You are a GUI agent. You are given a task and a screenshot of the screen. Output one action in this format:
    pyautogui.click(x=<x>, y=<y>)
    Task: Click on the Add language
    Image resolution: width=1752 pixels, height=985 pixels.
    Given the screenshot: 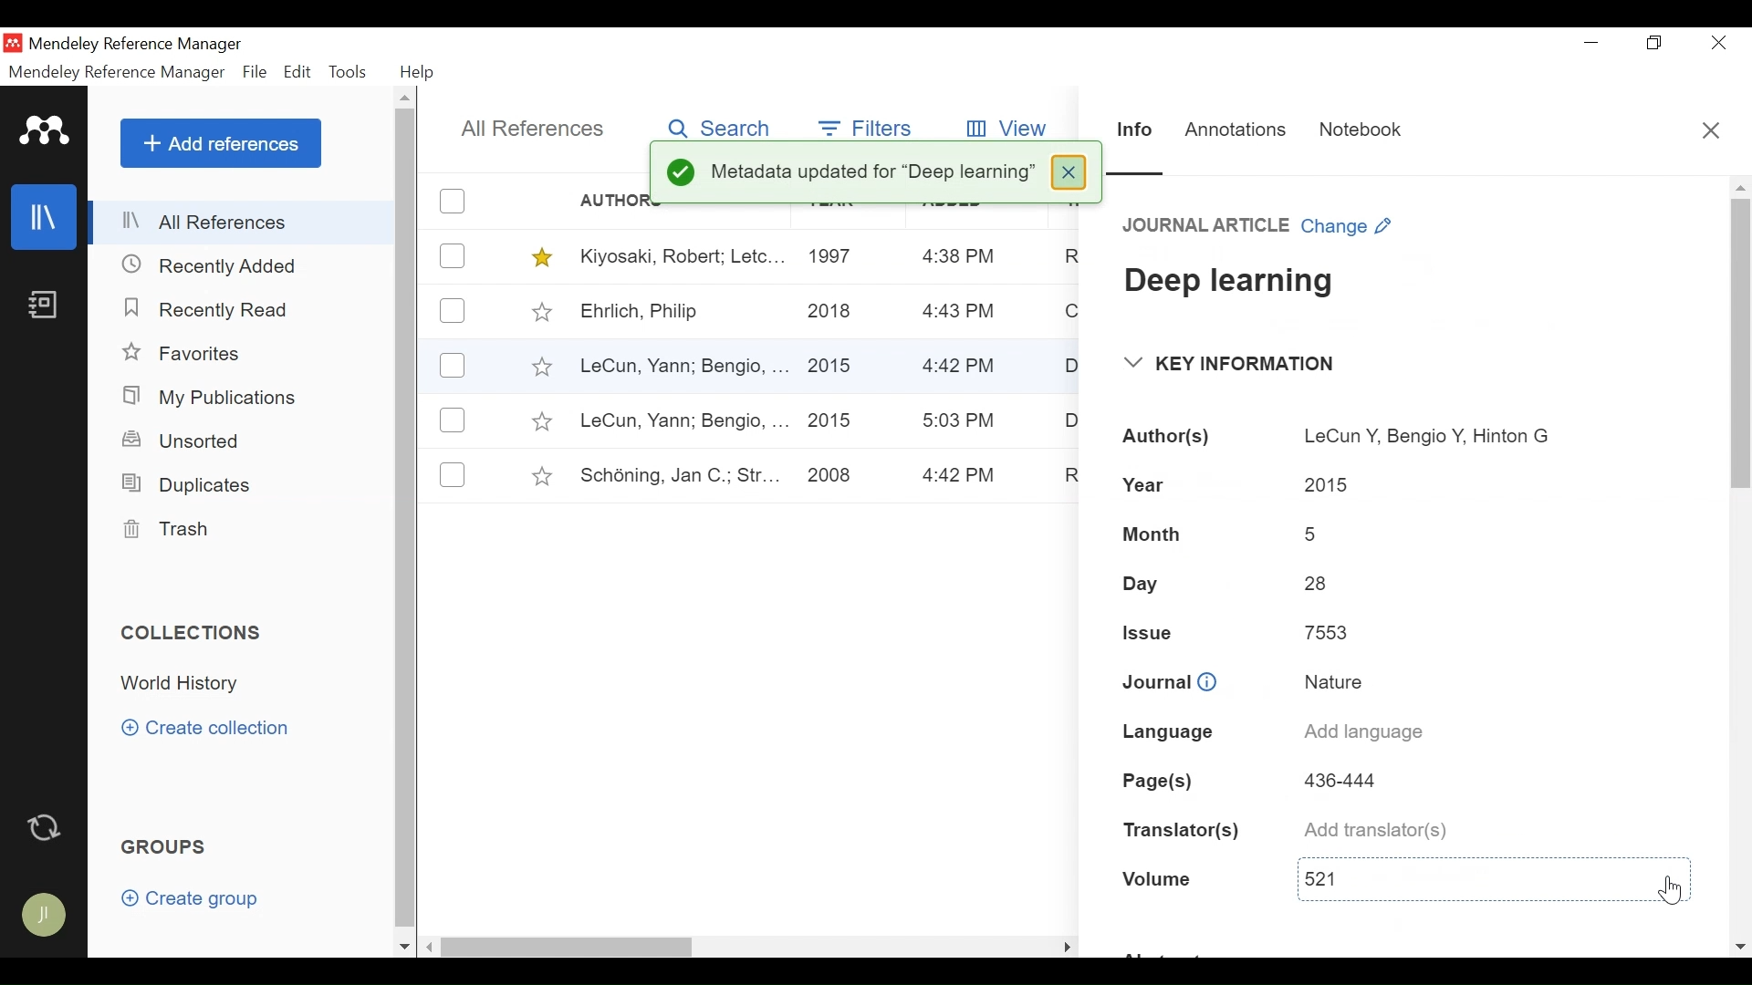 What is the action you would take?
    pyautogui.click(x=1361, y=731)
    